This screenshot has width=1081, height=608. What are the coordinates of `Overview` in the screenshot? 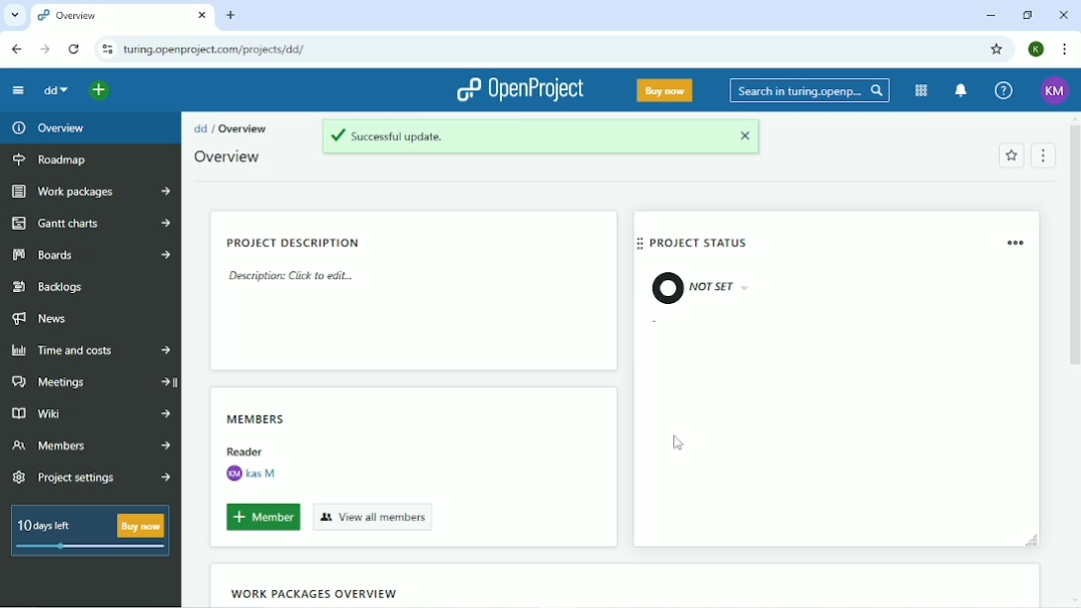 It's located at (246, 129).